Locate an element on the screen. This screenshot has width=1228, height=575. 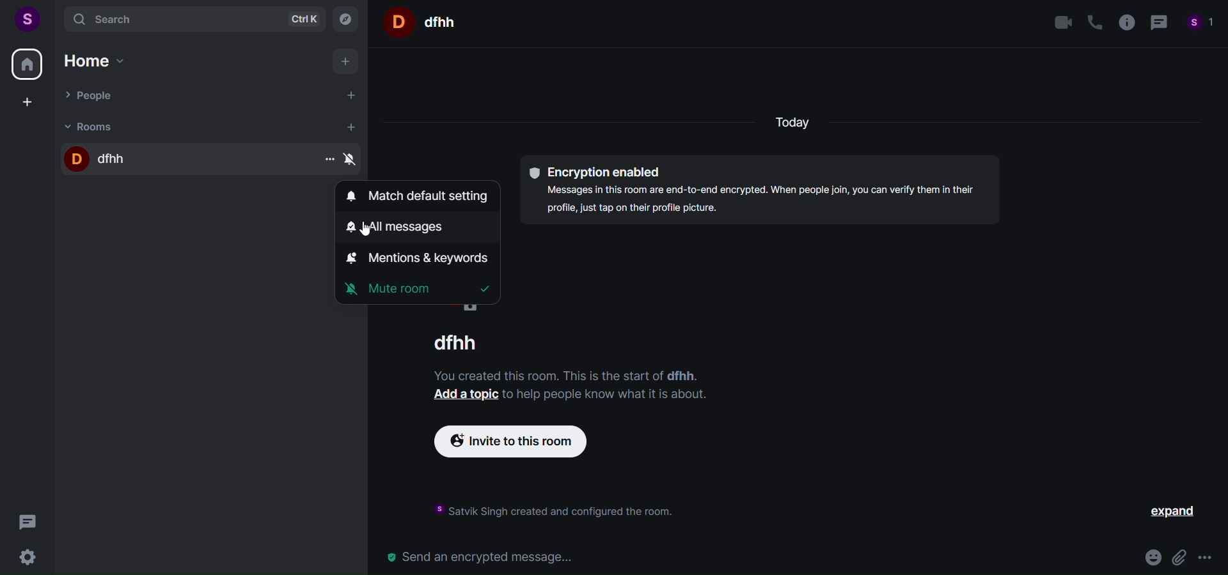
You created this room. This is the start of dfhh. is located at coordinates (567, 374).